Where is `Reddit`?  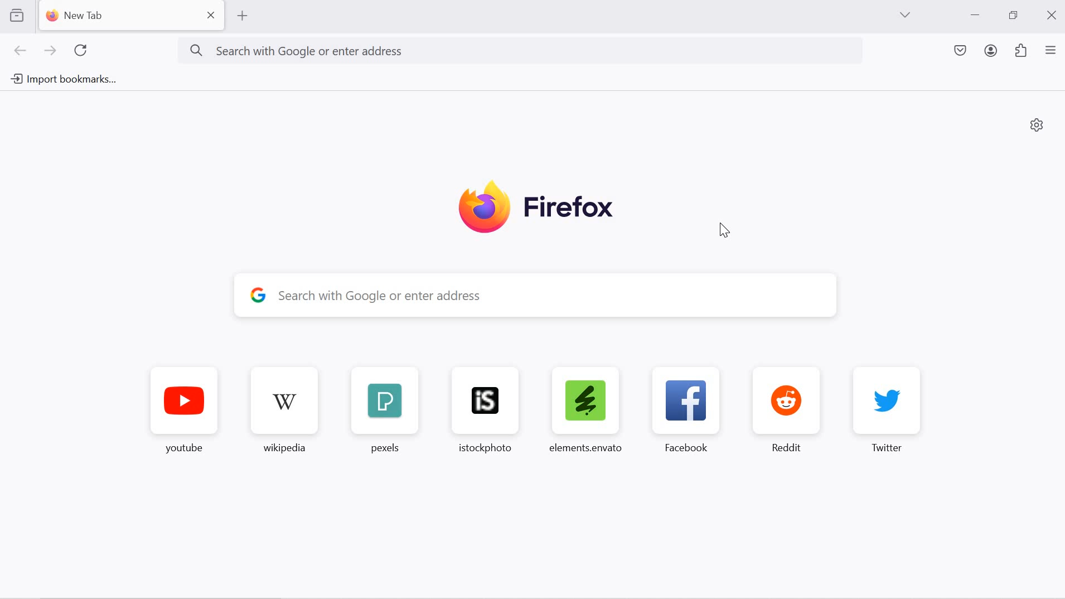
Reddit is located at coordinates (787, 418).